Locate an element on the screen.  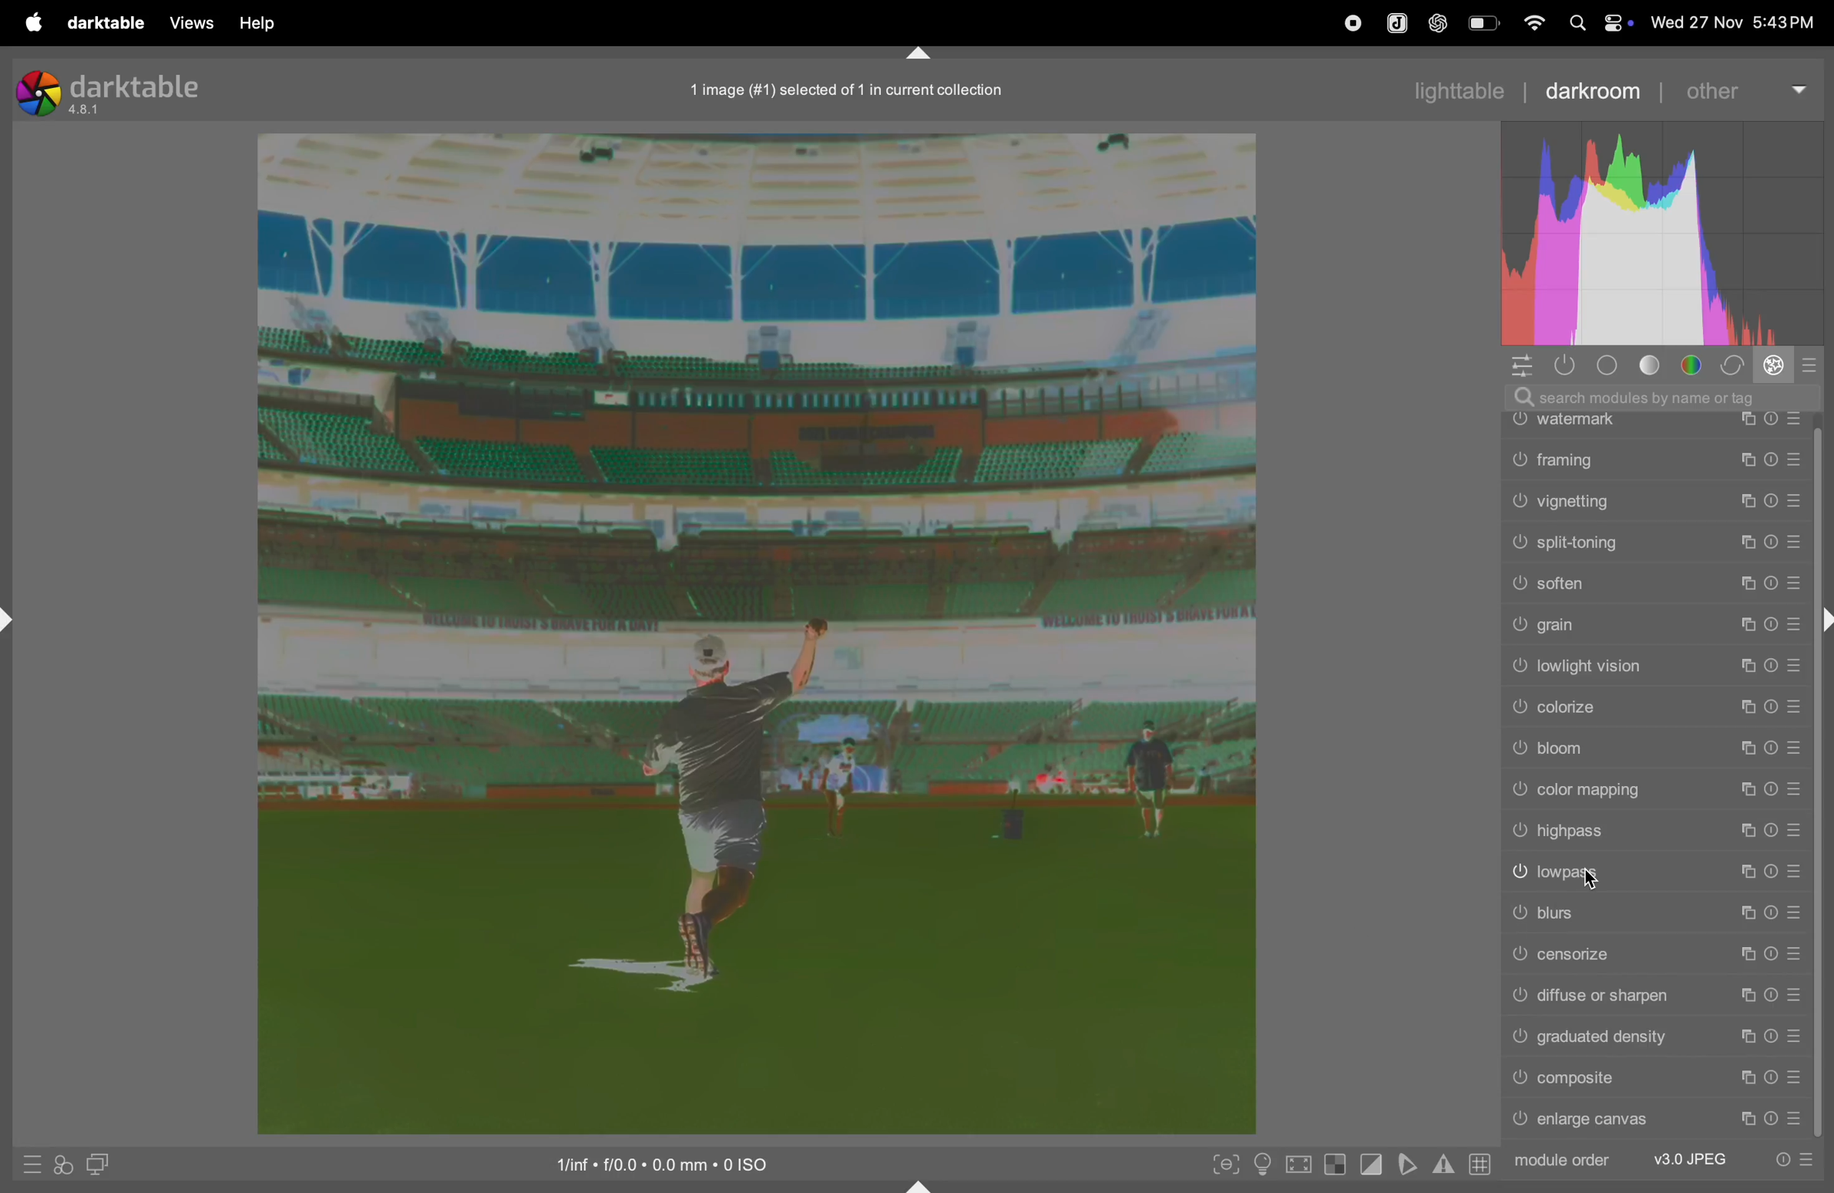
vignetting is located at coordinates (1654, 501).